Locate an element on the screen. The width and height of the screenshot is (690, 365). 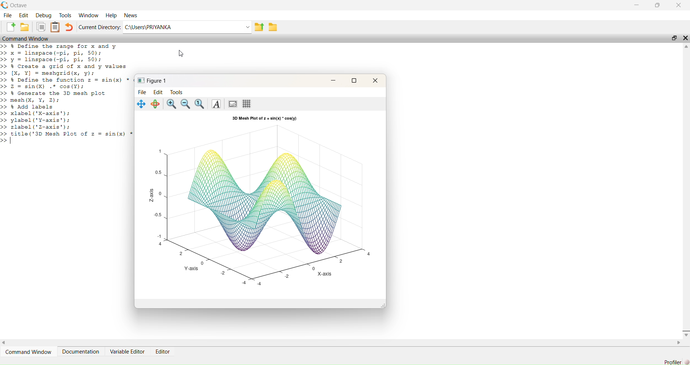
File is located at coordinates (141, 91).